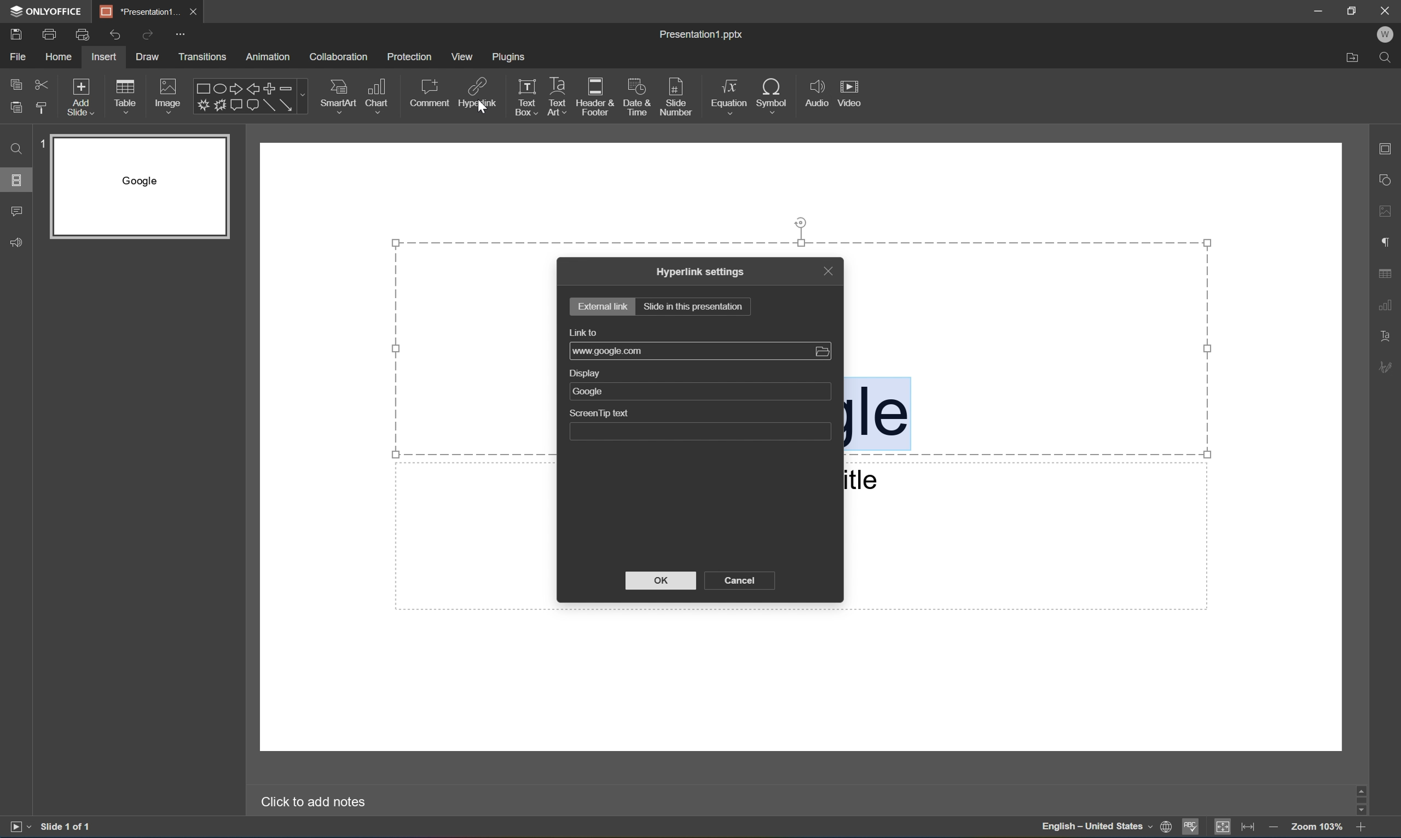  What do you see at coordinates (1320, 8) in the screenshot?
I see `Minimize` at bounding box center [1320, 8].